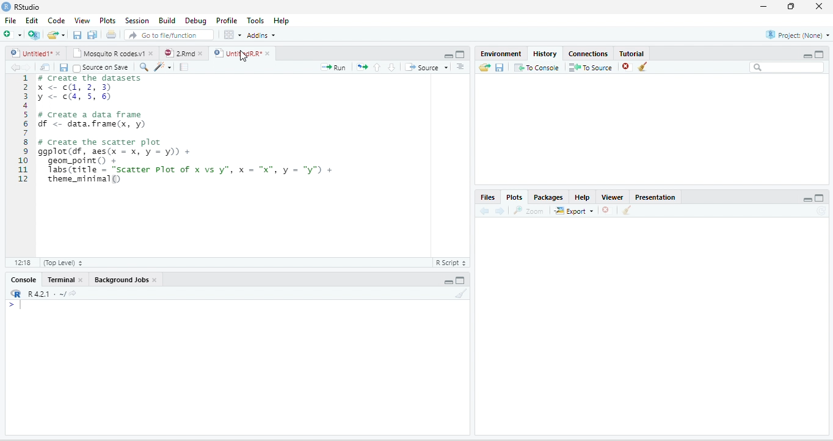  I want to click on UntitledR.R*, so click(236, 53).